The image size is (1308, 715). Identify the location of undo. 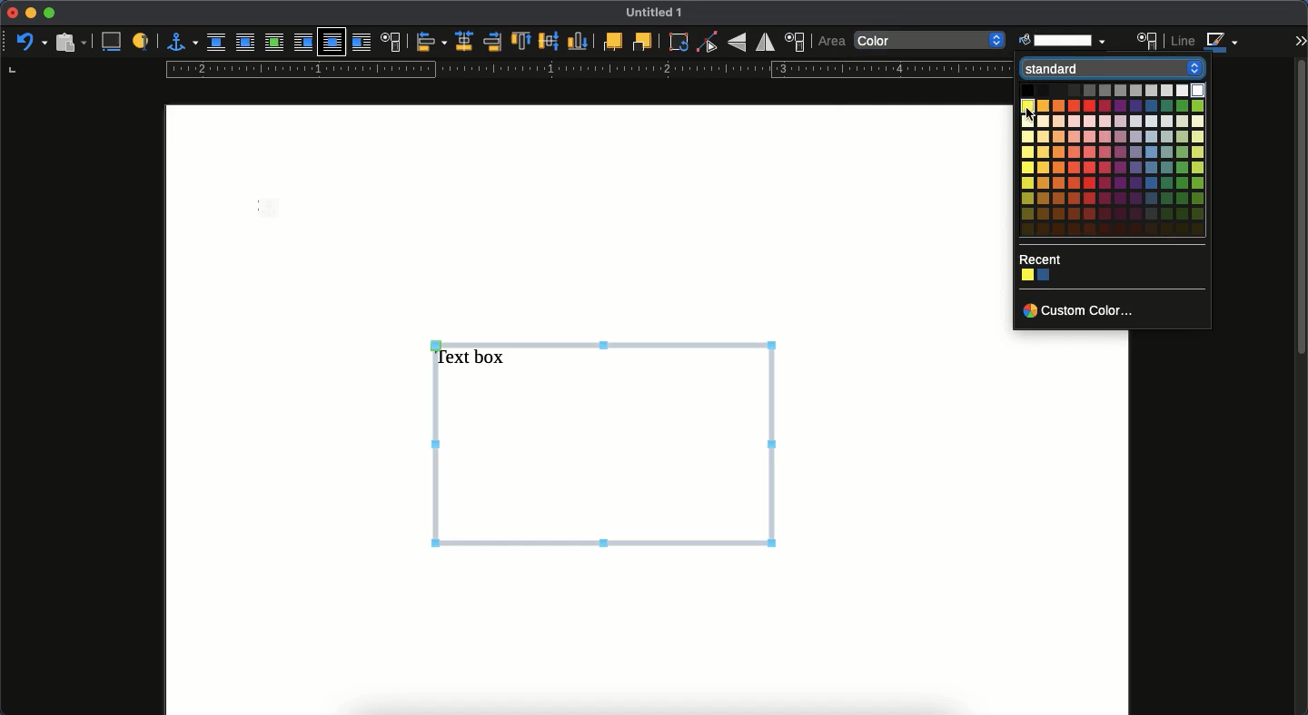
(31, 41).